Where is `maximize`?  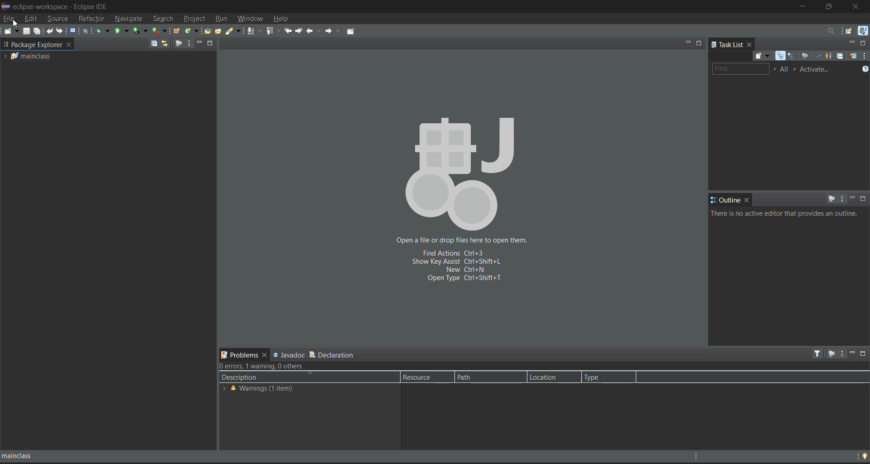 maximize is located at coordinates (700, 42).